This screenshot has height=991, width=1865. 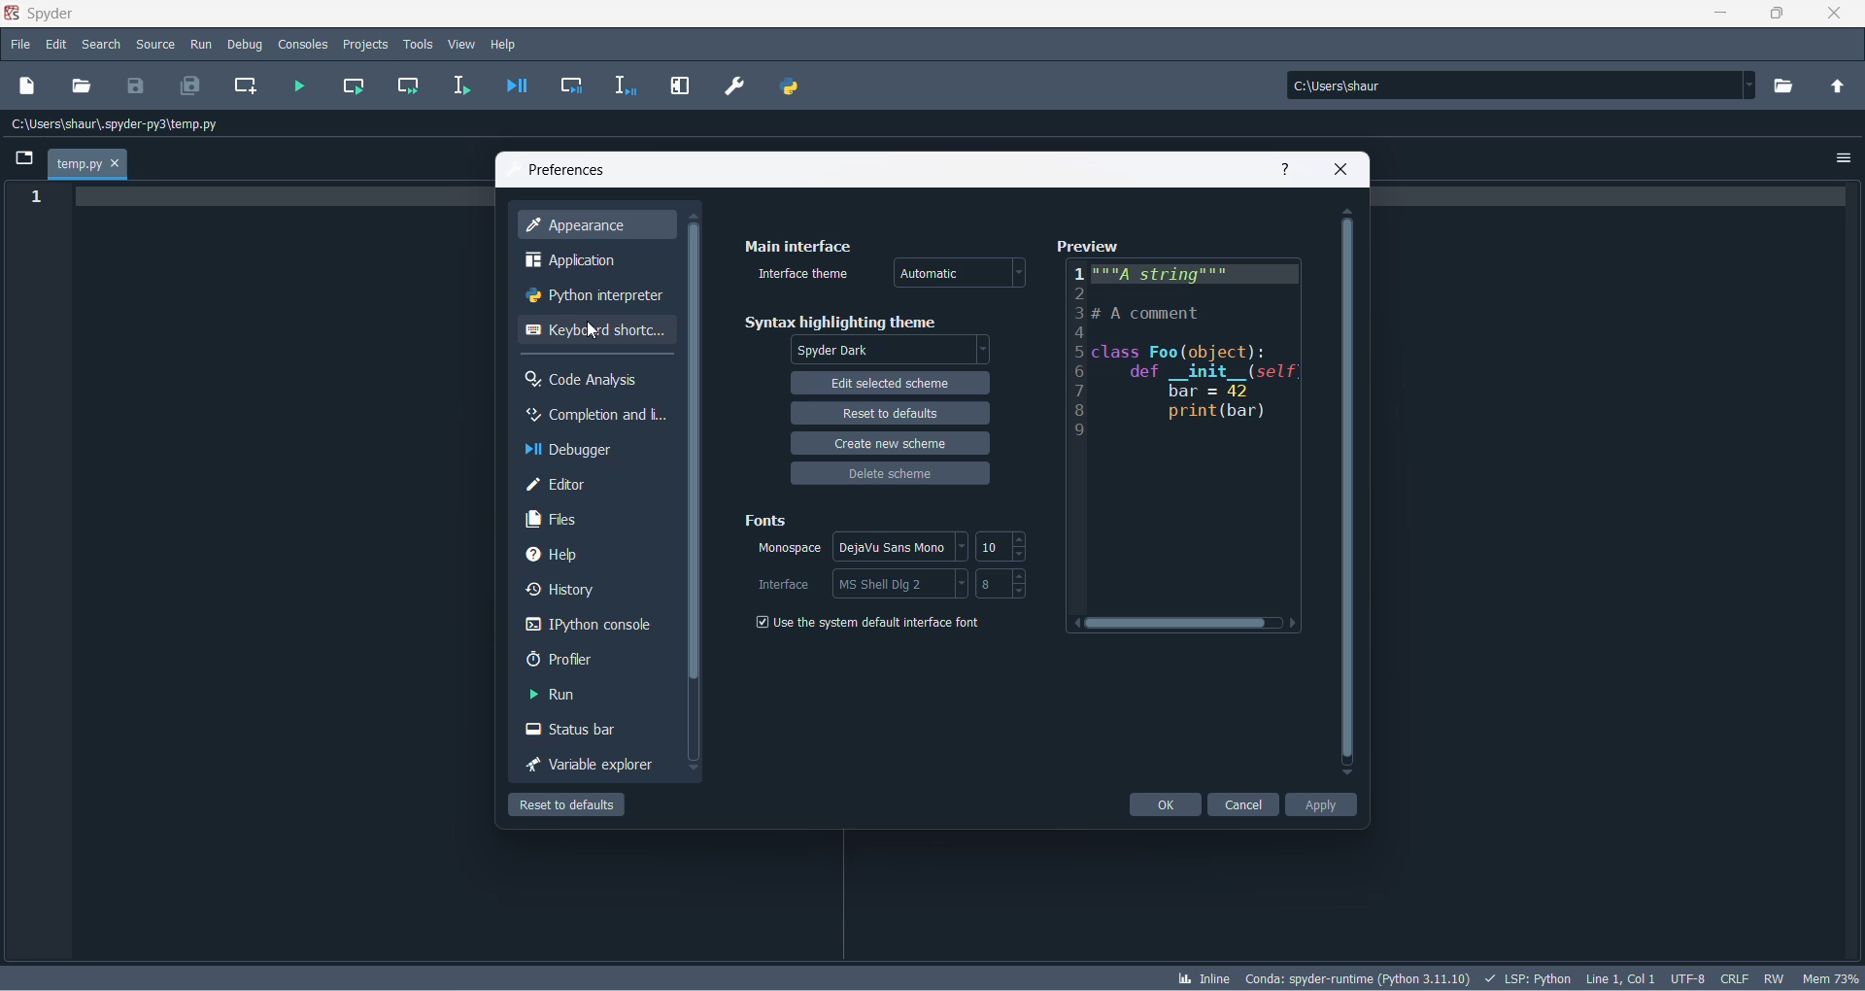 What do you see at coordinates (1621, 975) in the screenshot?
I see `line and column number` at bounding box center [1621, 975].